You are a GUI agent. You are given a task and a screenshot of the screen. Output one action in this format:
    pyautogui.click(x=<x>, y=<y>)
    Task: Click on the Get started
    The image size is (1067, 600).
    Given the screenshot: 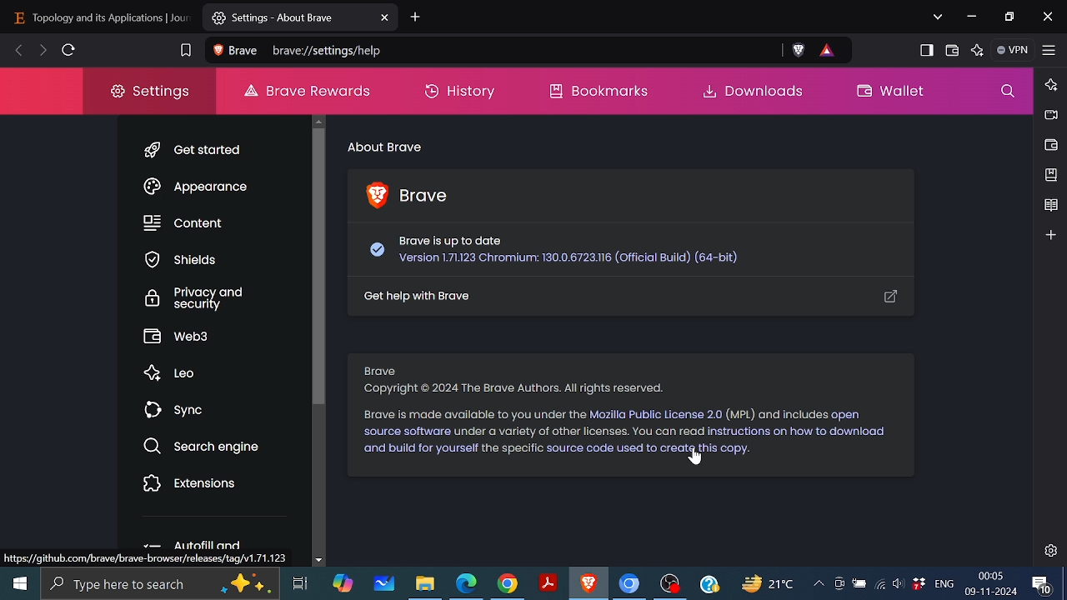 What is the action you would take?
    pyautogui.click(x=193, y=152)
    